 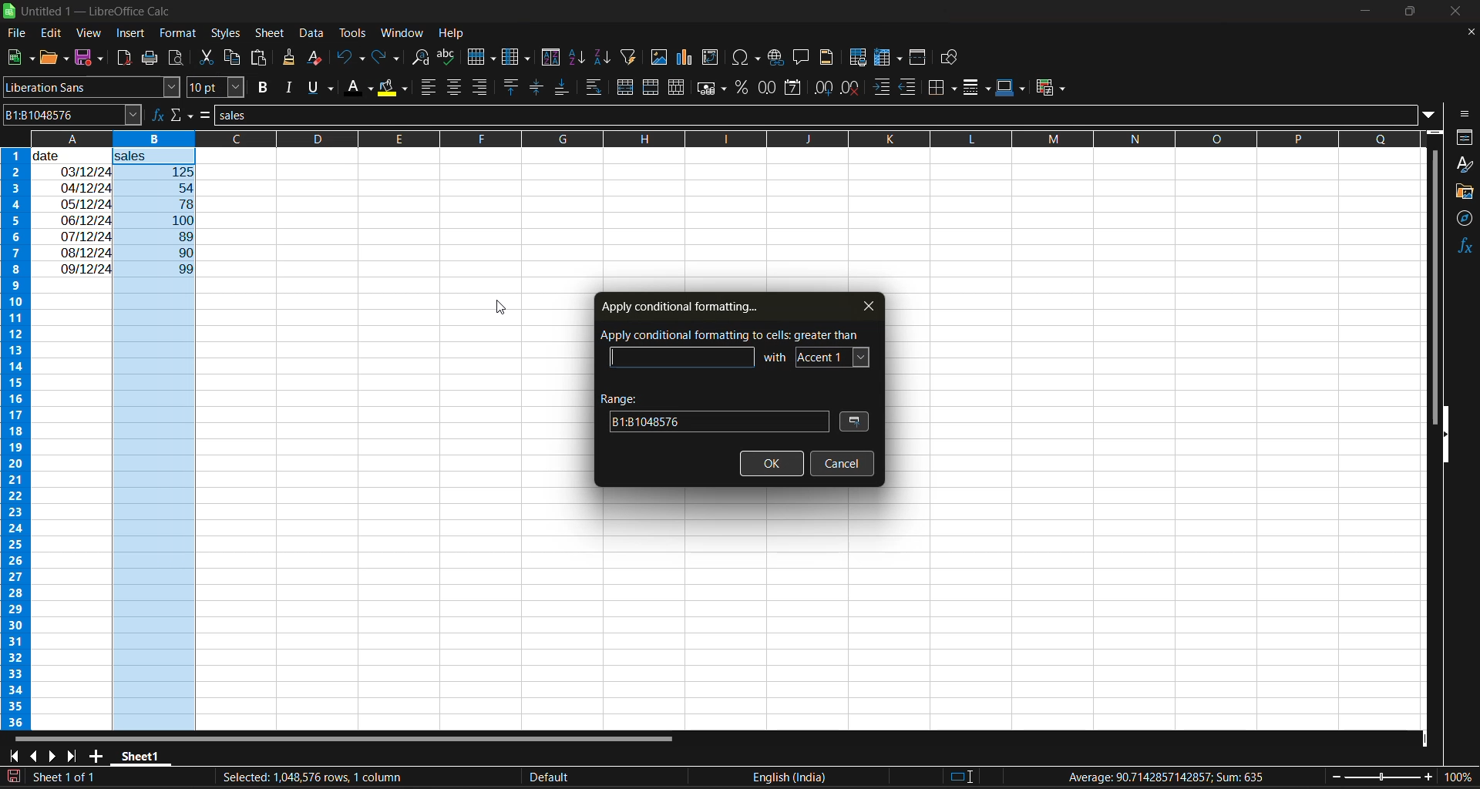 What do you see at coordinates (482, 56) in the screenshot?
I see `row` at bounding box center [482, 56].